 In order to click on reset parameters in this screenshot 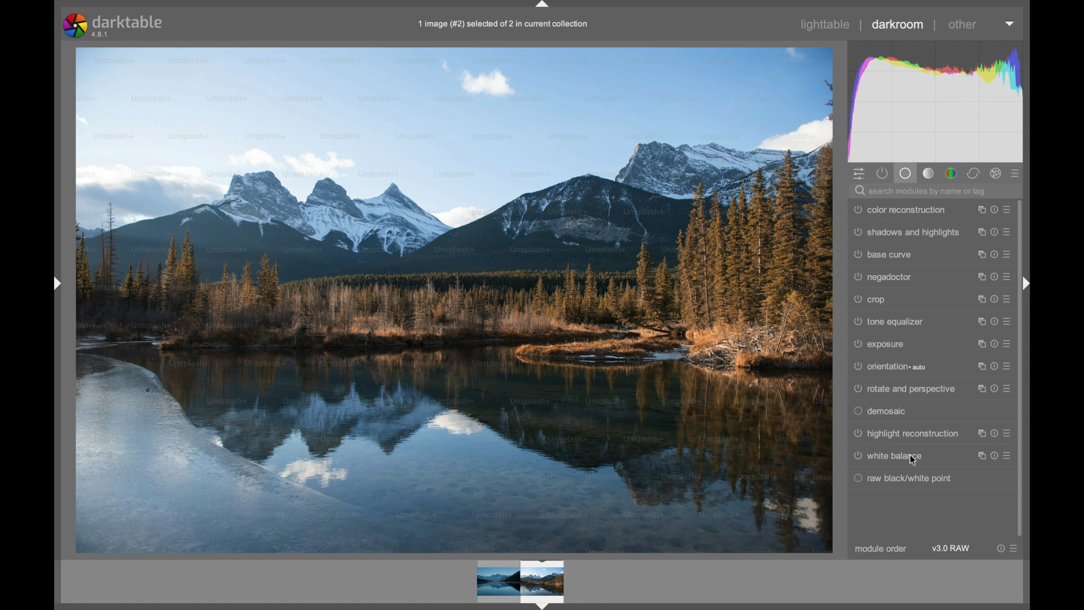, I will do `click(995, 389)`.